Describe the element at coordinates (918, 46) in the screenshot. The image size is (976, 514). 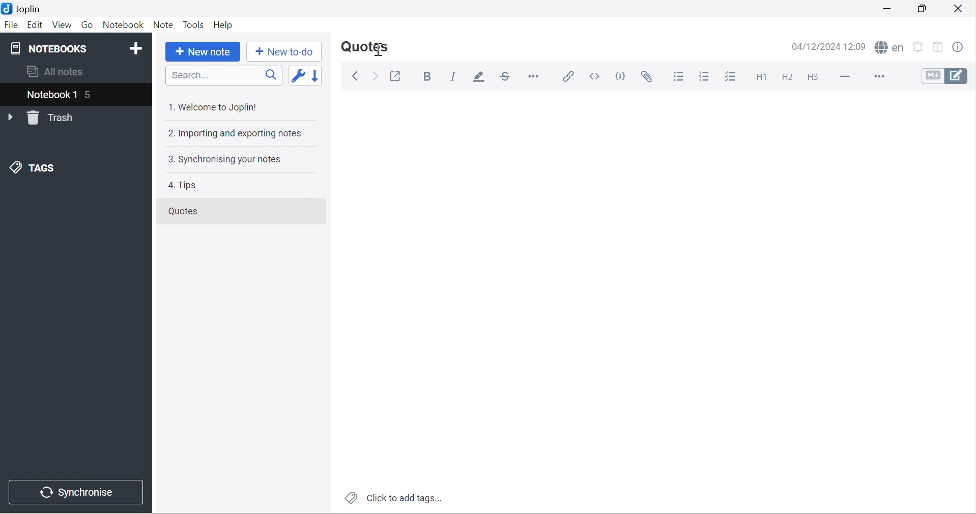
I see `set alarm` at that location.